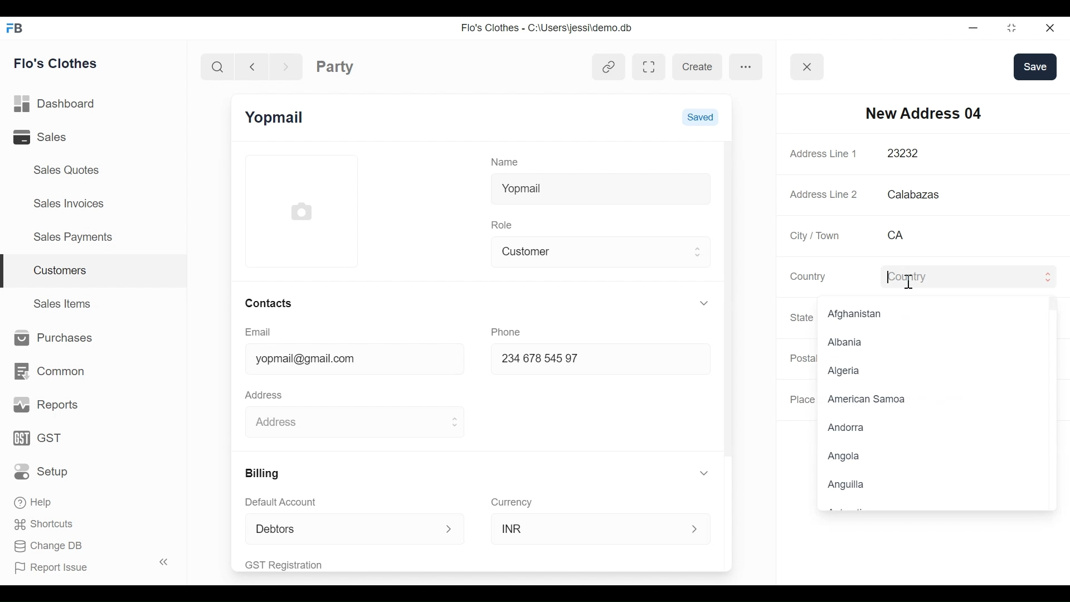 The image size is (1070, 602). Describe the element at coordinates (509, 331) in the screenshot. I see `Phone` at that location.